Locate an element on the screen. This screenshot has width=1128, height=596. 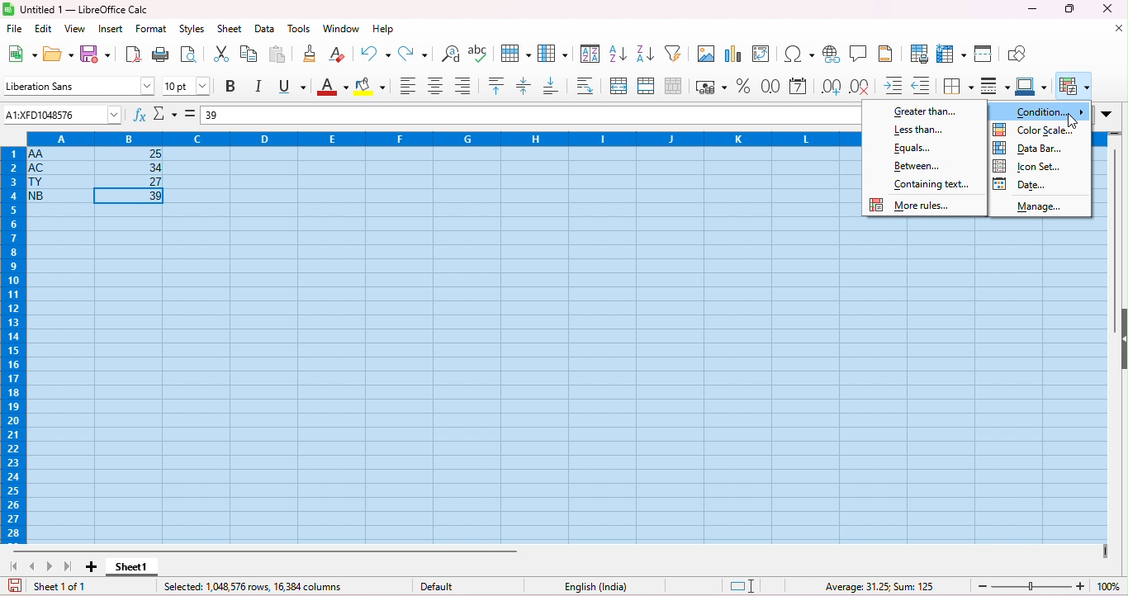
font color is located at coordinates (330, 88).